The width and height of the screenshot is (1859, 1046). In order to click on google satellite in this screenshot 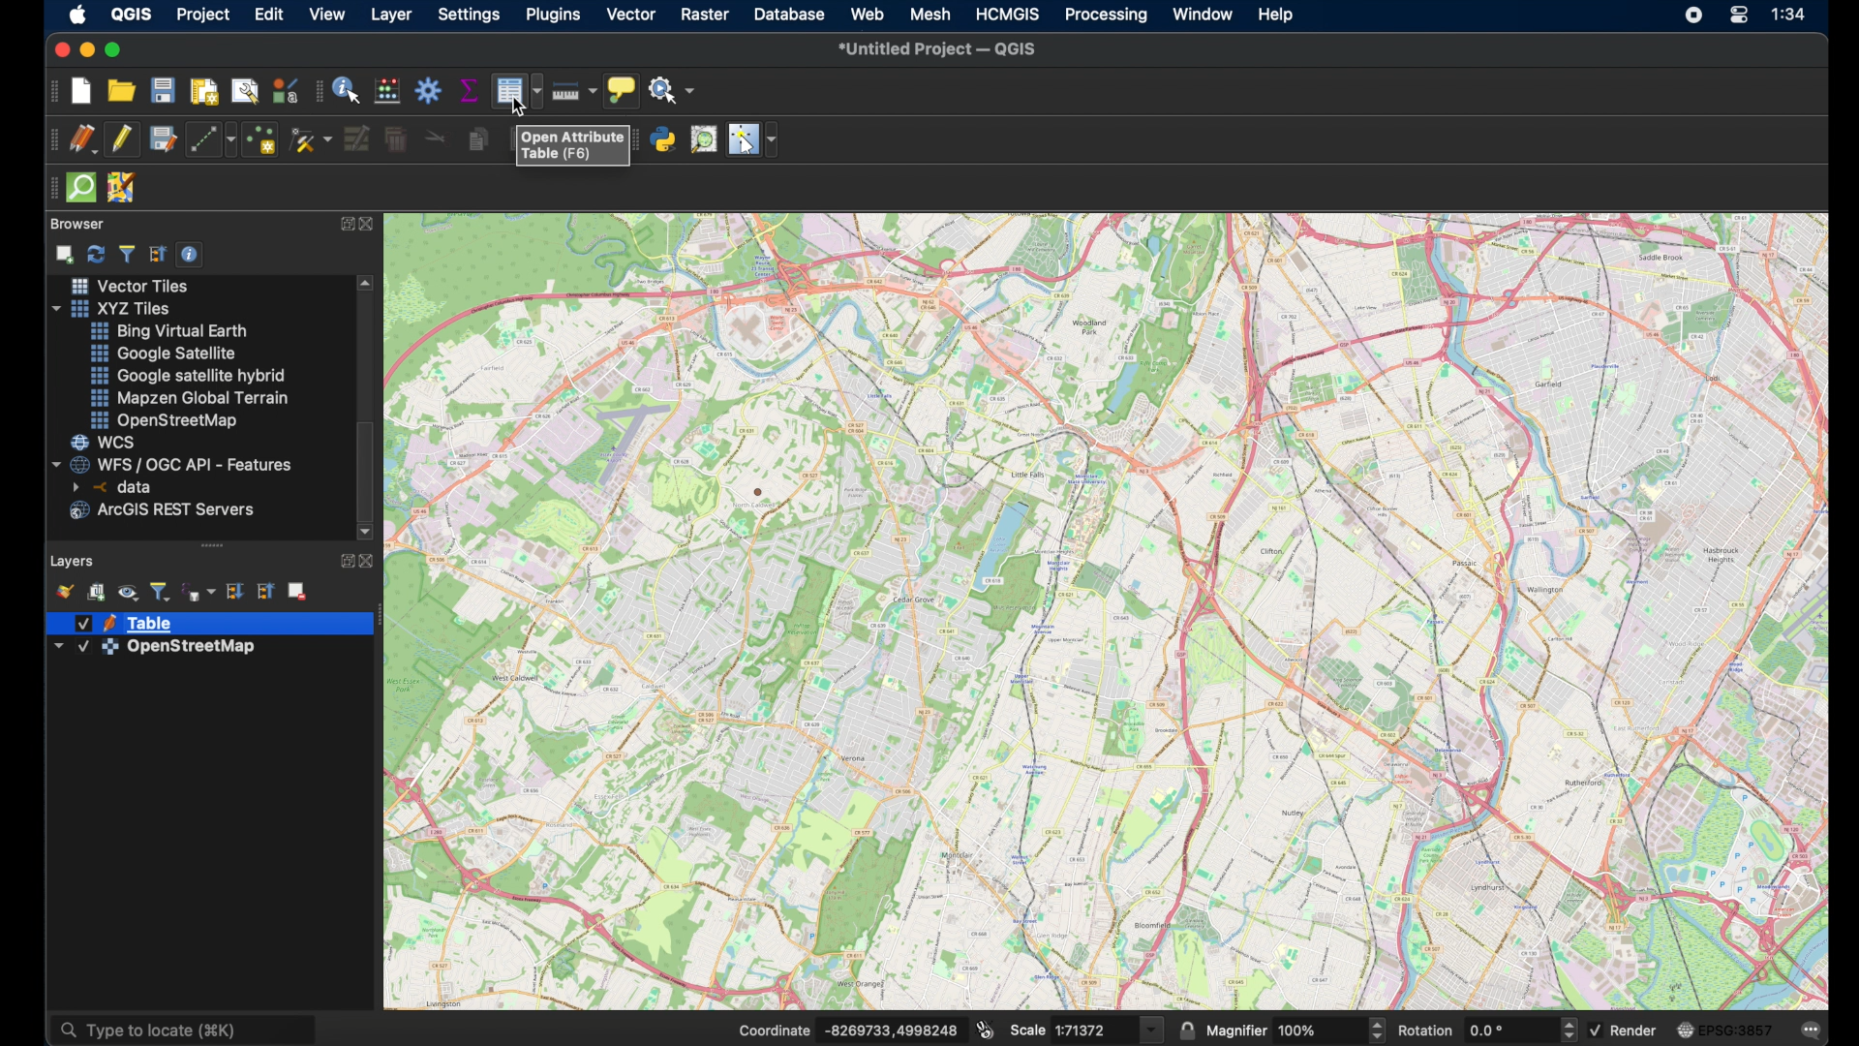, I will do `click(166, 354)`.